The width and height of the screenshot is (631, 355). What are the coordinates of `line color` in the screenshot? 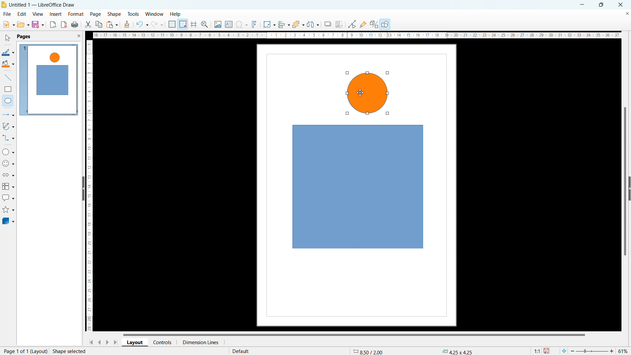 It's located at (8, 52).